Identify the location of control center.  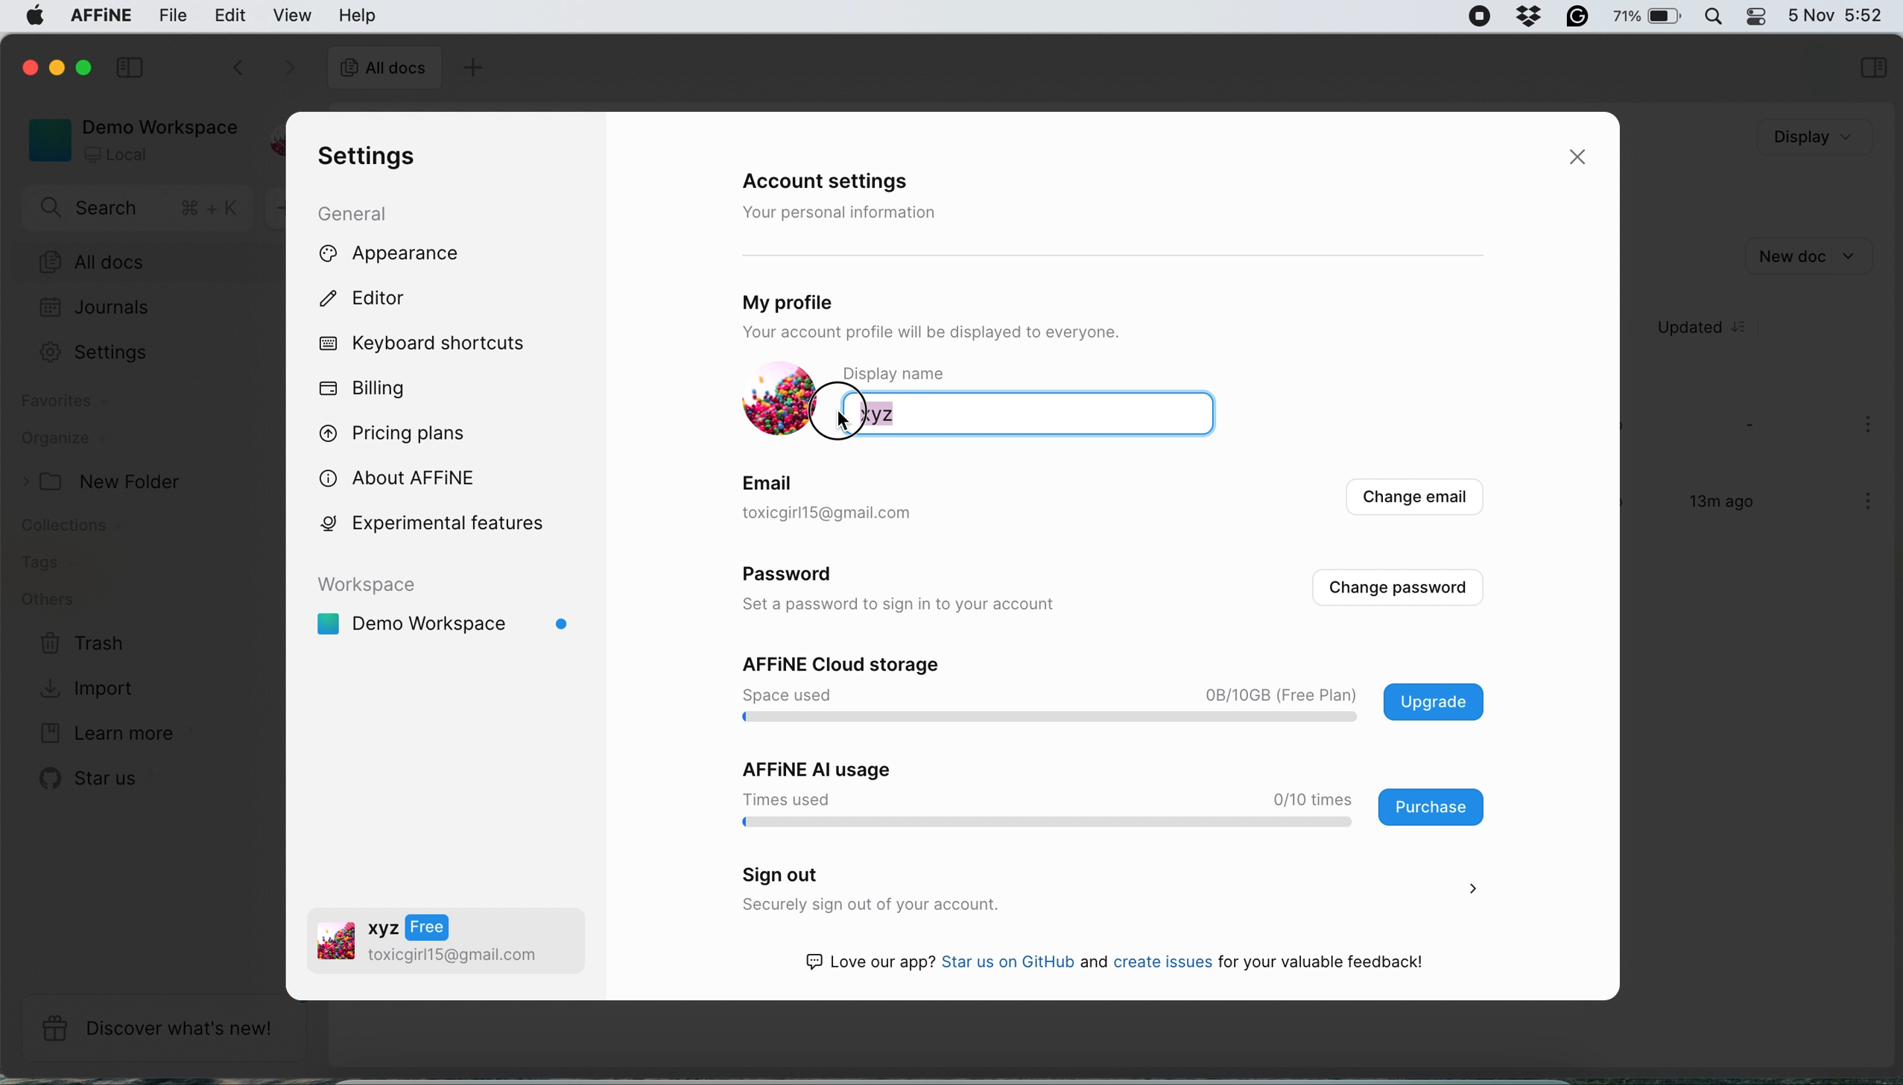
(1755, 16).